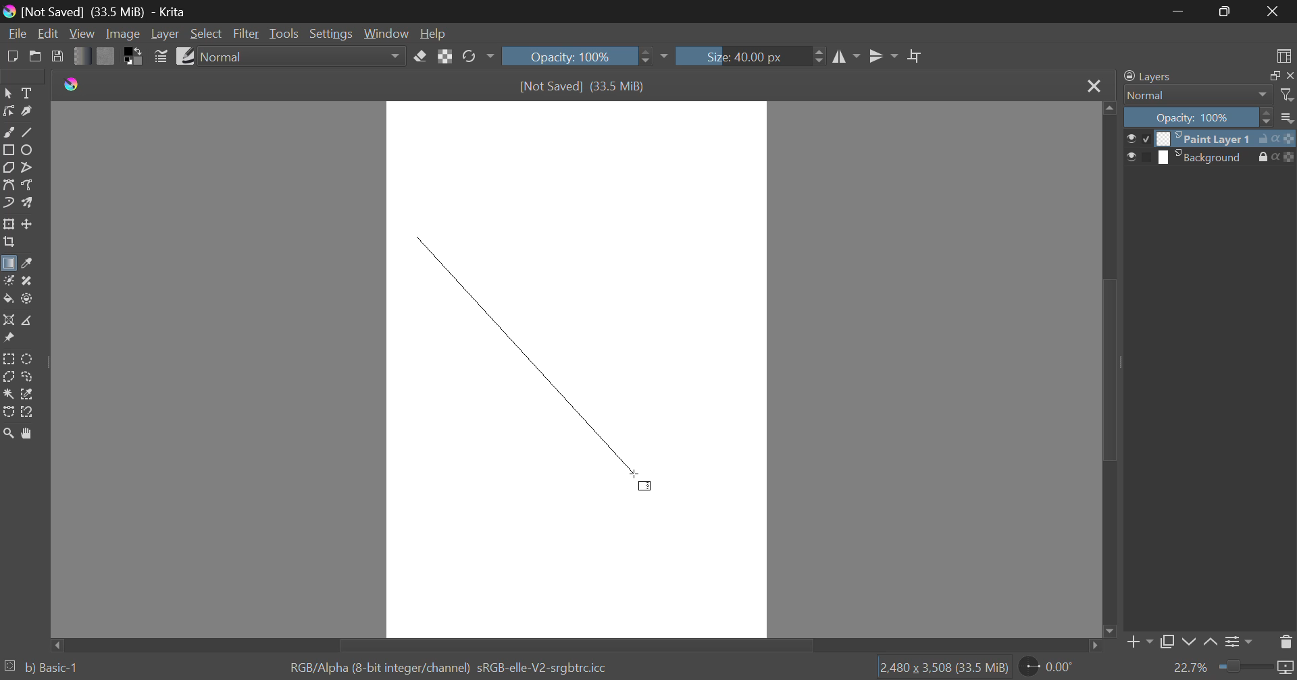 This screenshot has height=680, width=1297. What do you see at coordinates (478, 57) in the screenshot?
I see `Rotate` at bounding box center [478, 57].